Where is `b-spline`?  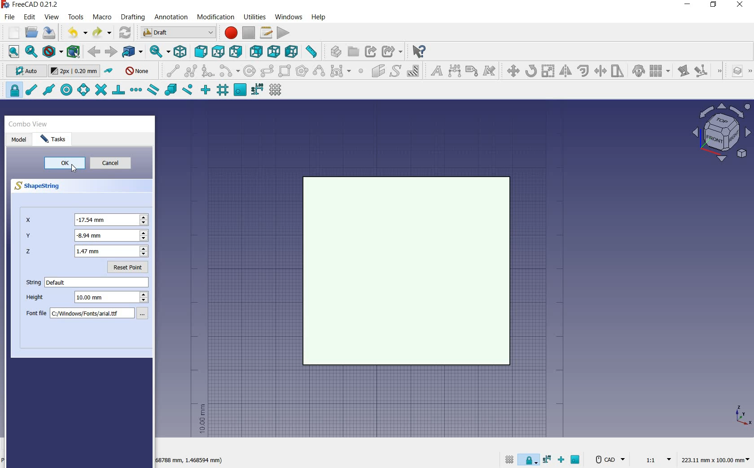
b-spline is located at coordinates (318, 72).